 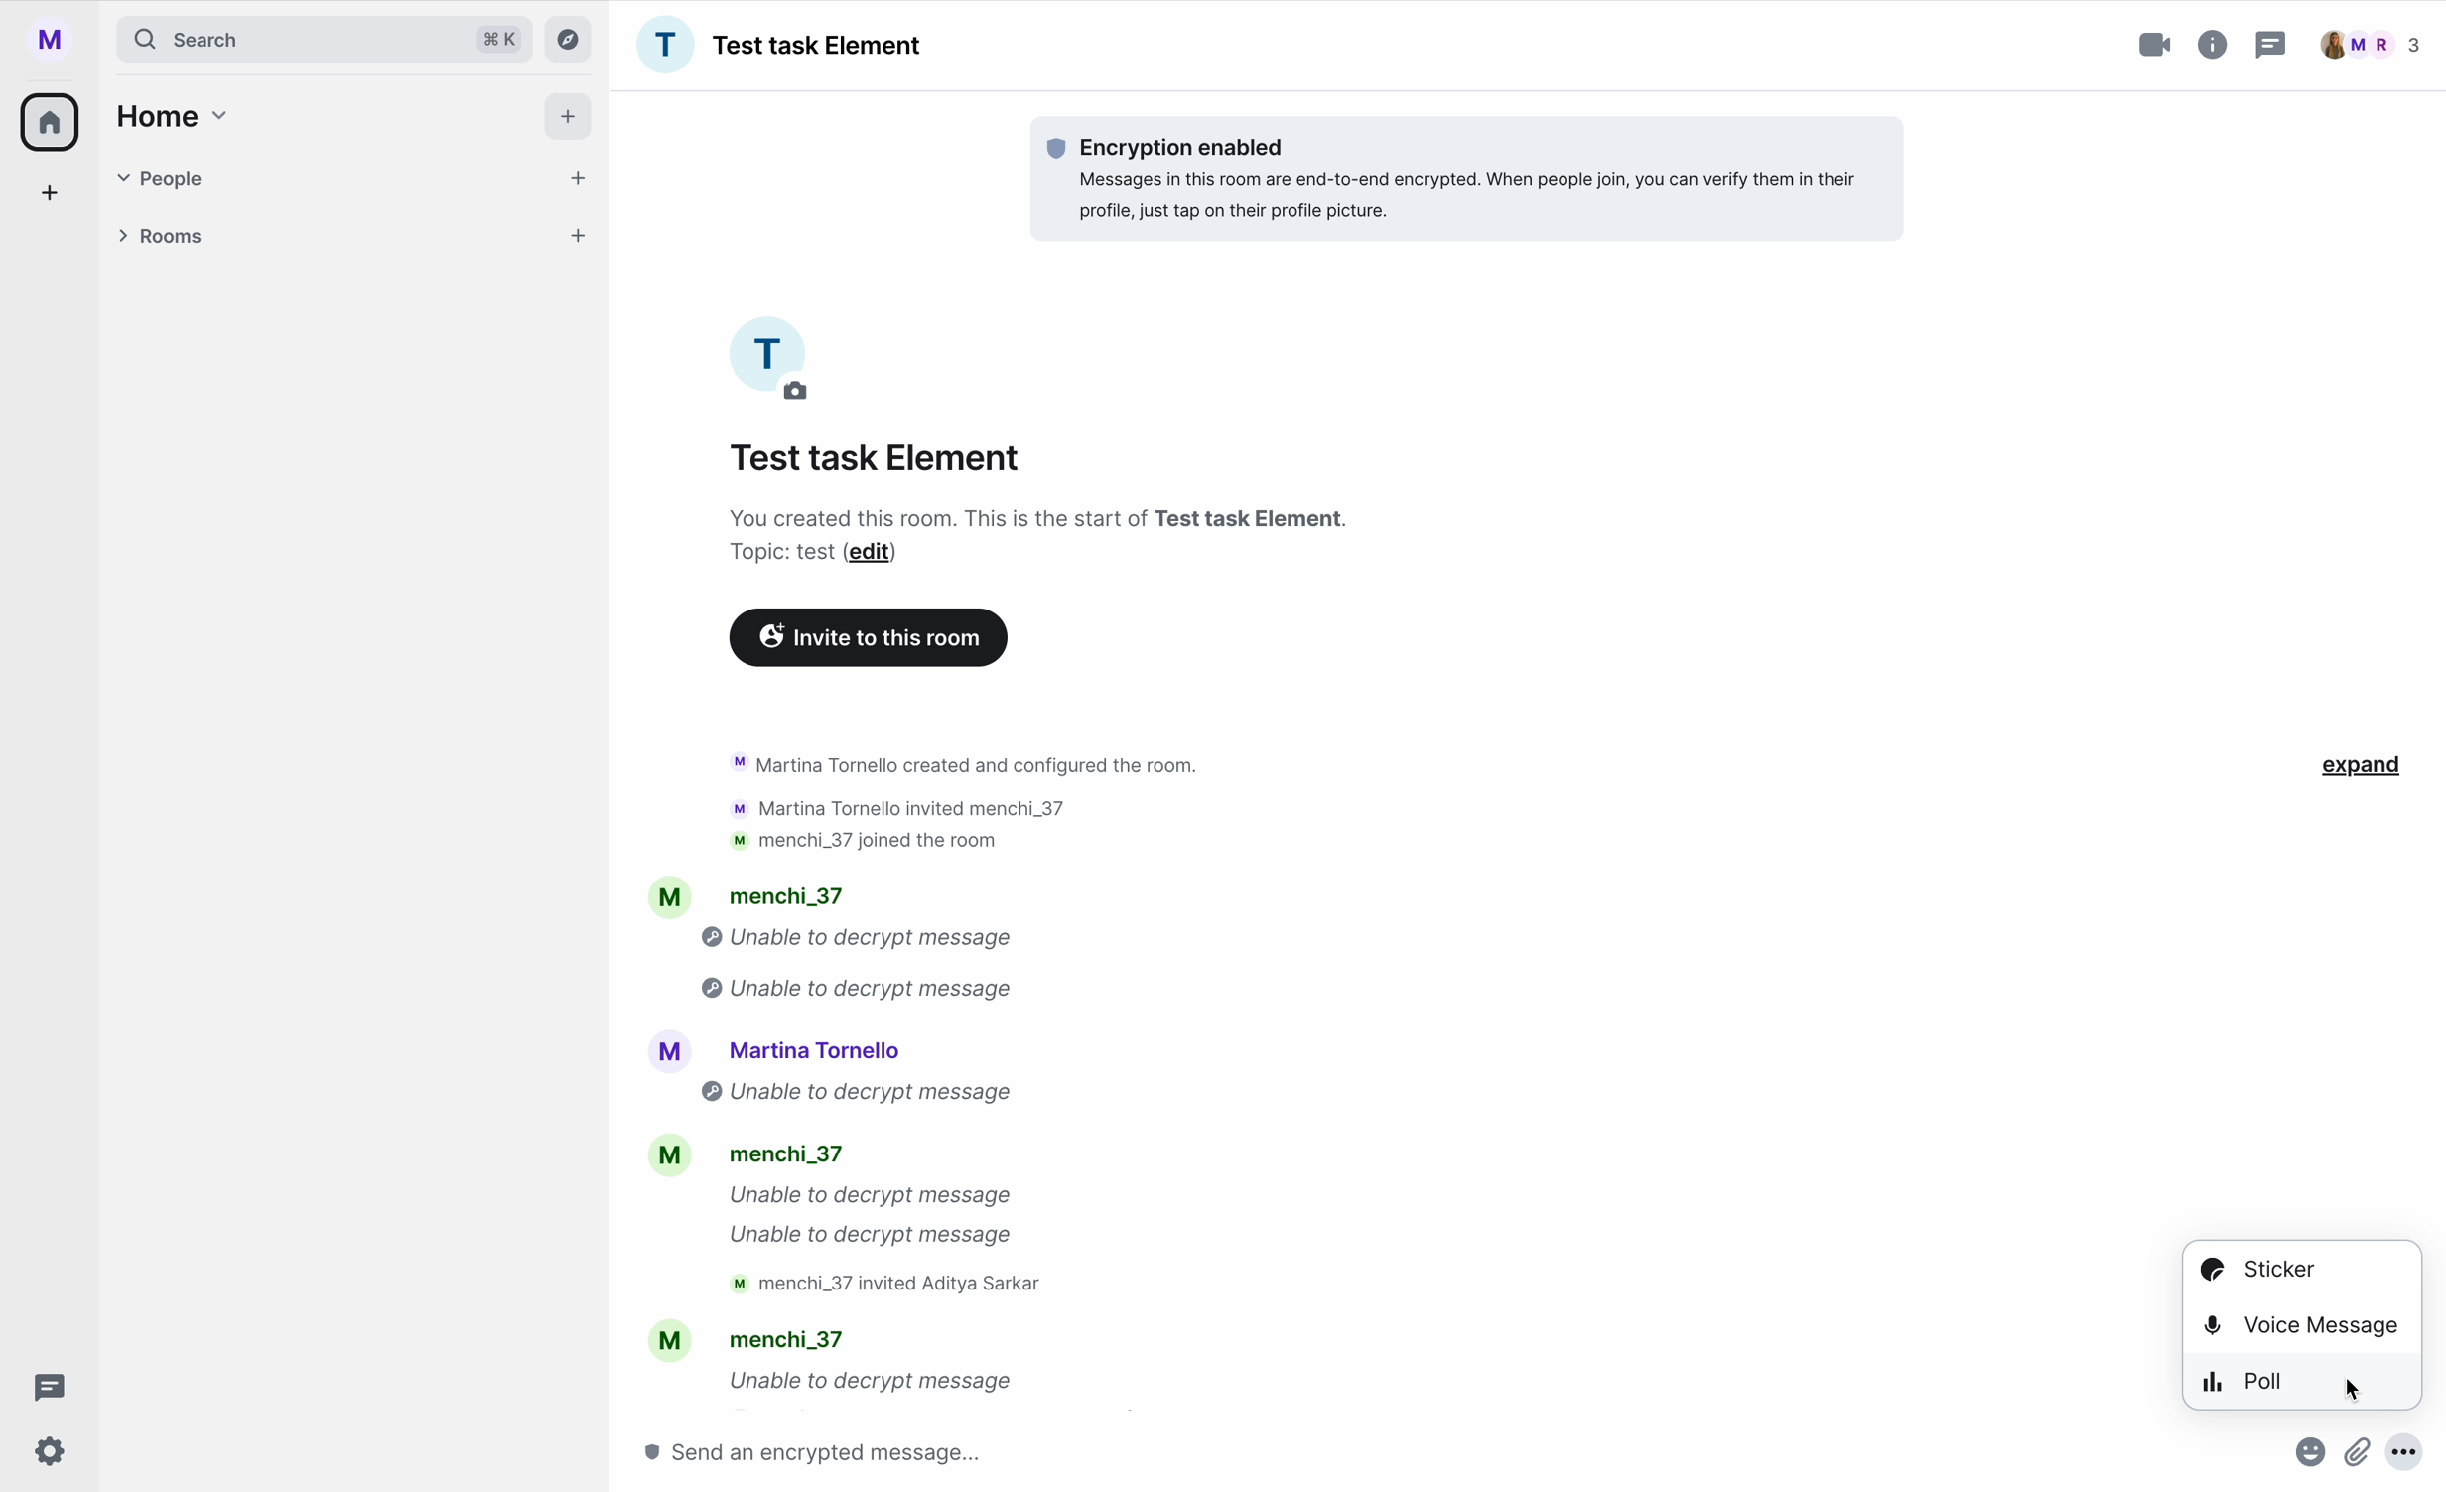 I want to click on video call, so click(x=2157, y=45).